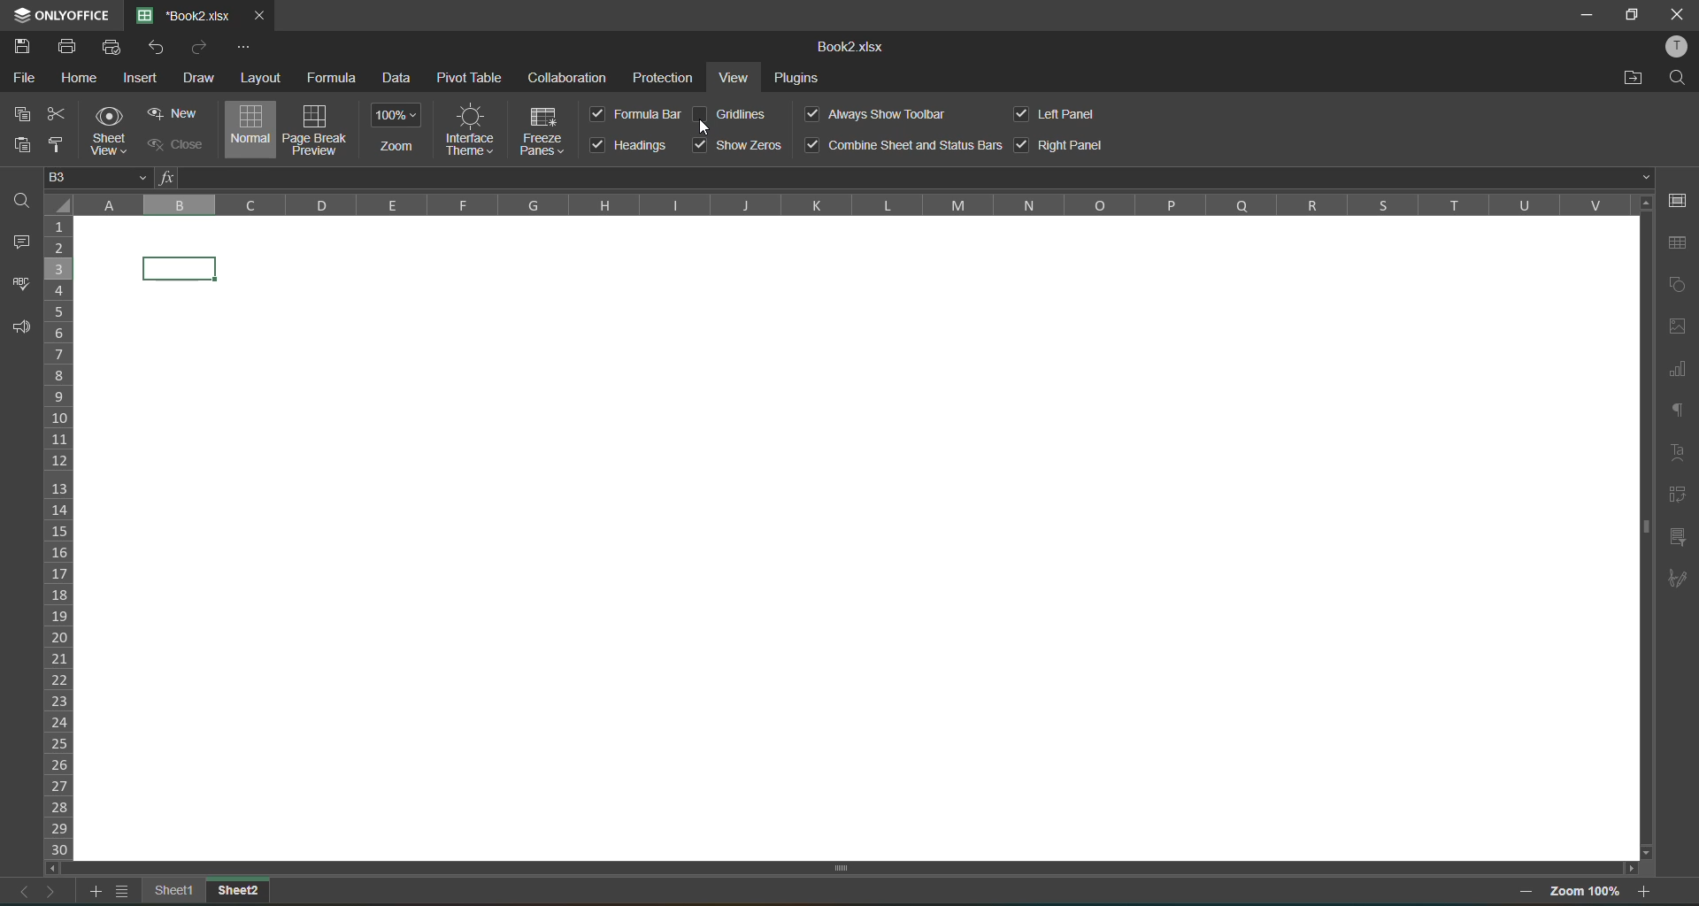  I want to click on right panel, so click(1059, 146).